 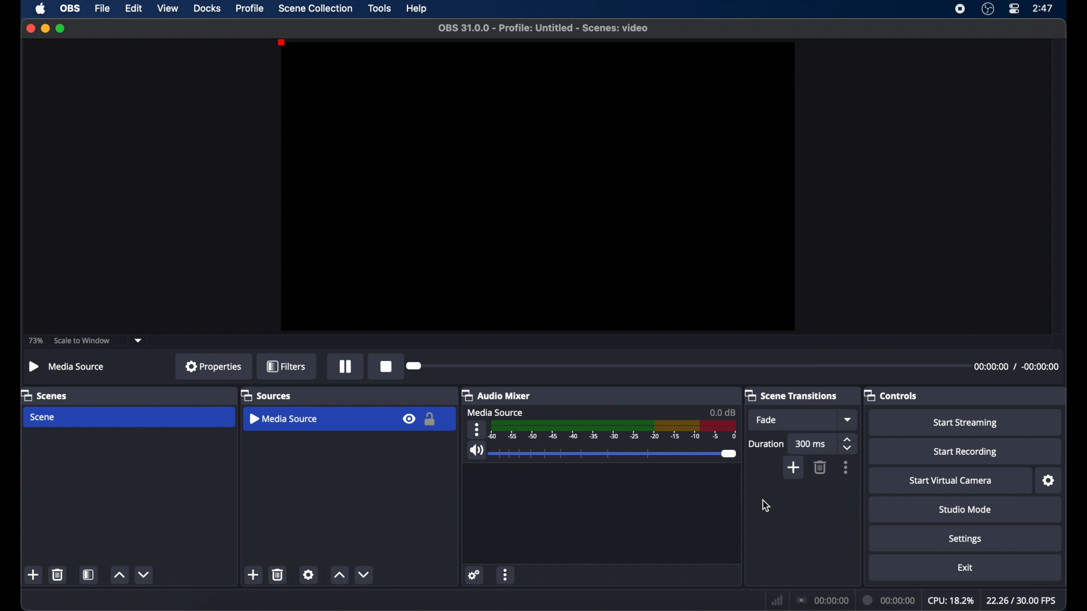 I want to click on Media Source, so click(x=285, y=419).